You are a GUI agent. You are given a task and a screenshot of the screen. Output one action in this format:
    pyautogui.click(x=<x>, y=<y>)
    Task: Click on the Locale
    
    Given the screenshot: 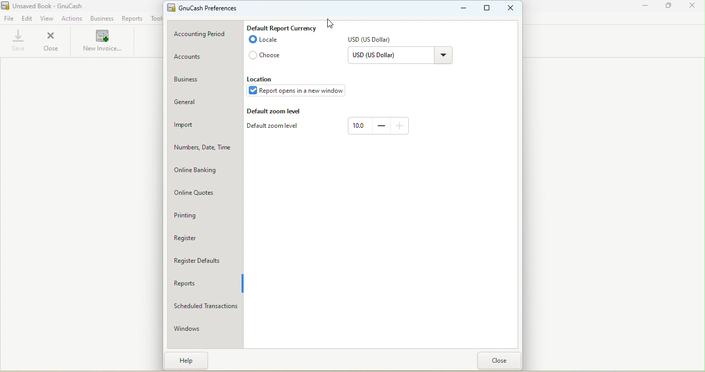 What is the action you would take?
    pyautogui.click(x=263, y=41)
    